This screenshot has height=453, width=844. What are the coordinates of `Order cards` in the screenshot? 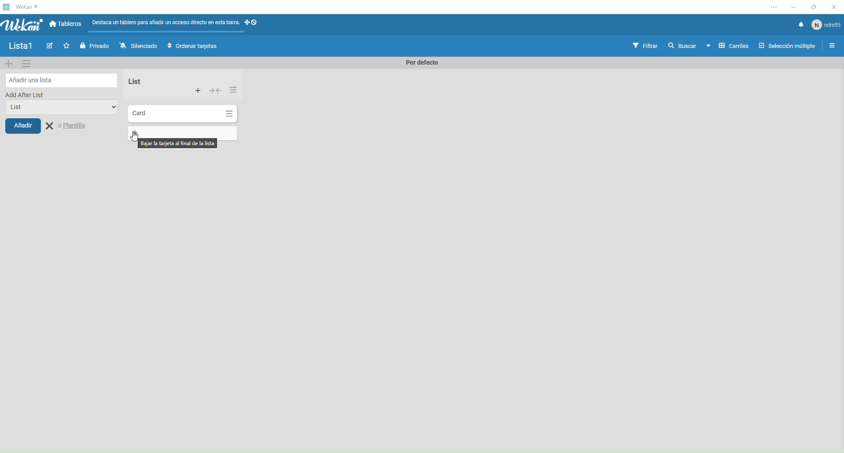 It's located at (193, 46).